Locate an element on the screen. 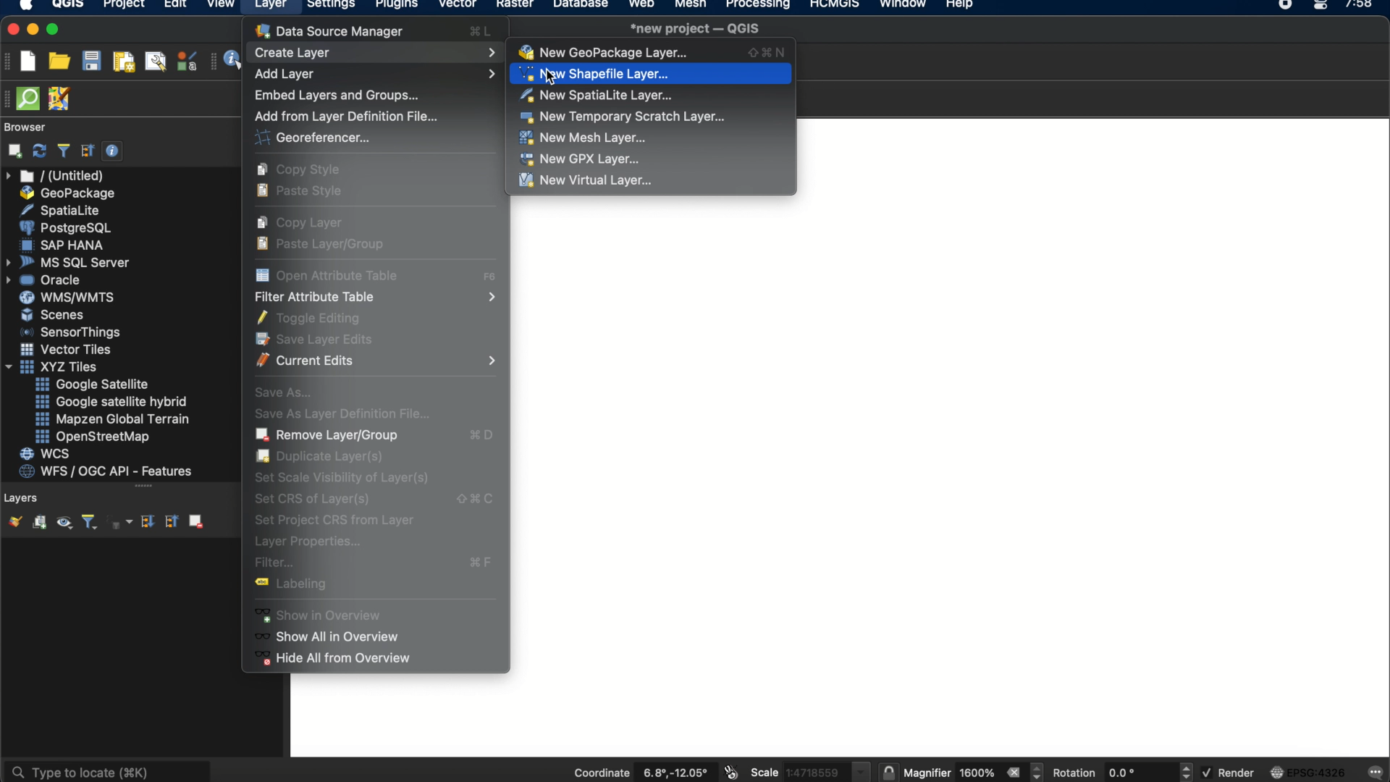 This screenshot has width=1390, height=782. sap hana is located at coordinates (64, 245).